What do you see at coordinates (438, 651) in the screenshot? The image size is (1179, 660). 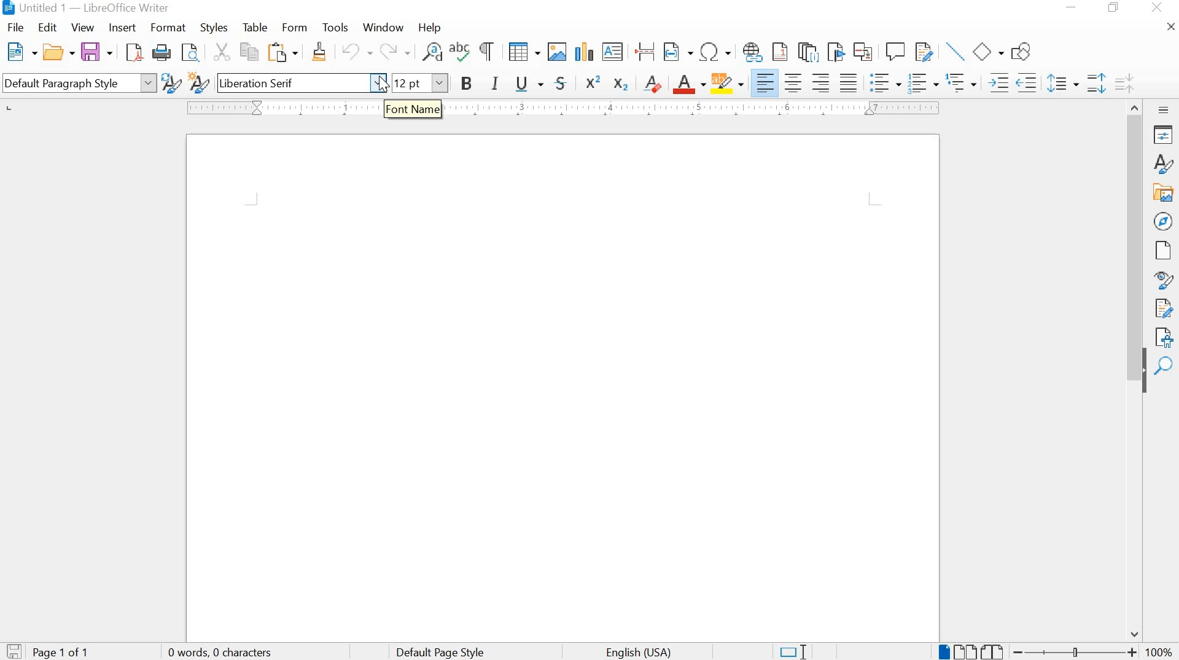 I see `DEFAULT PAGE STYLE` at bounding box center [438, 651].